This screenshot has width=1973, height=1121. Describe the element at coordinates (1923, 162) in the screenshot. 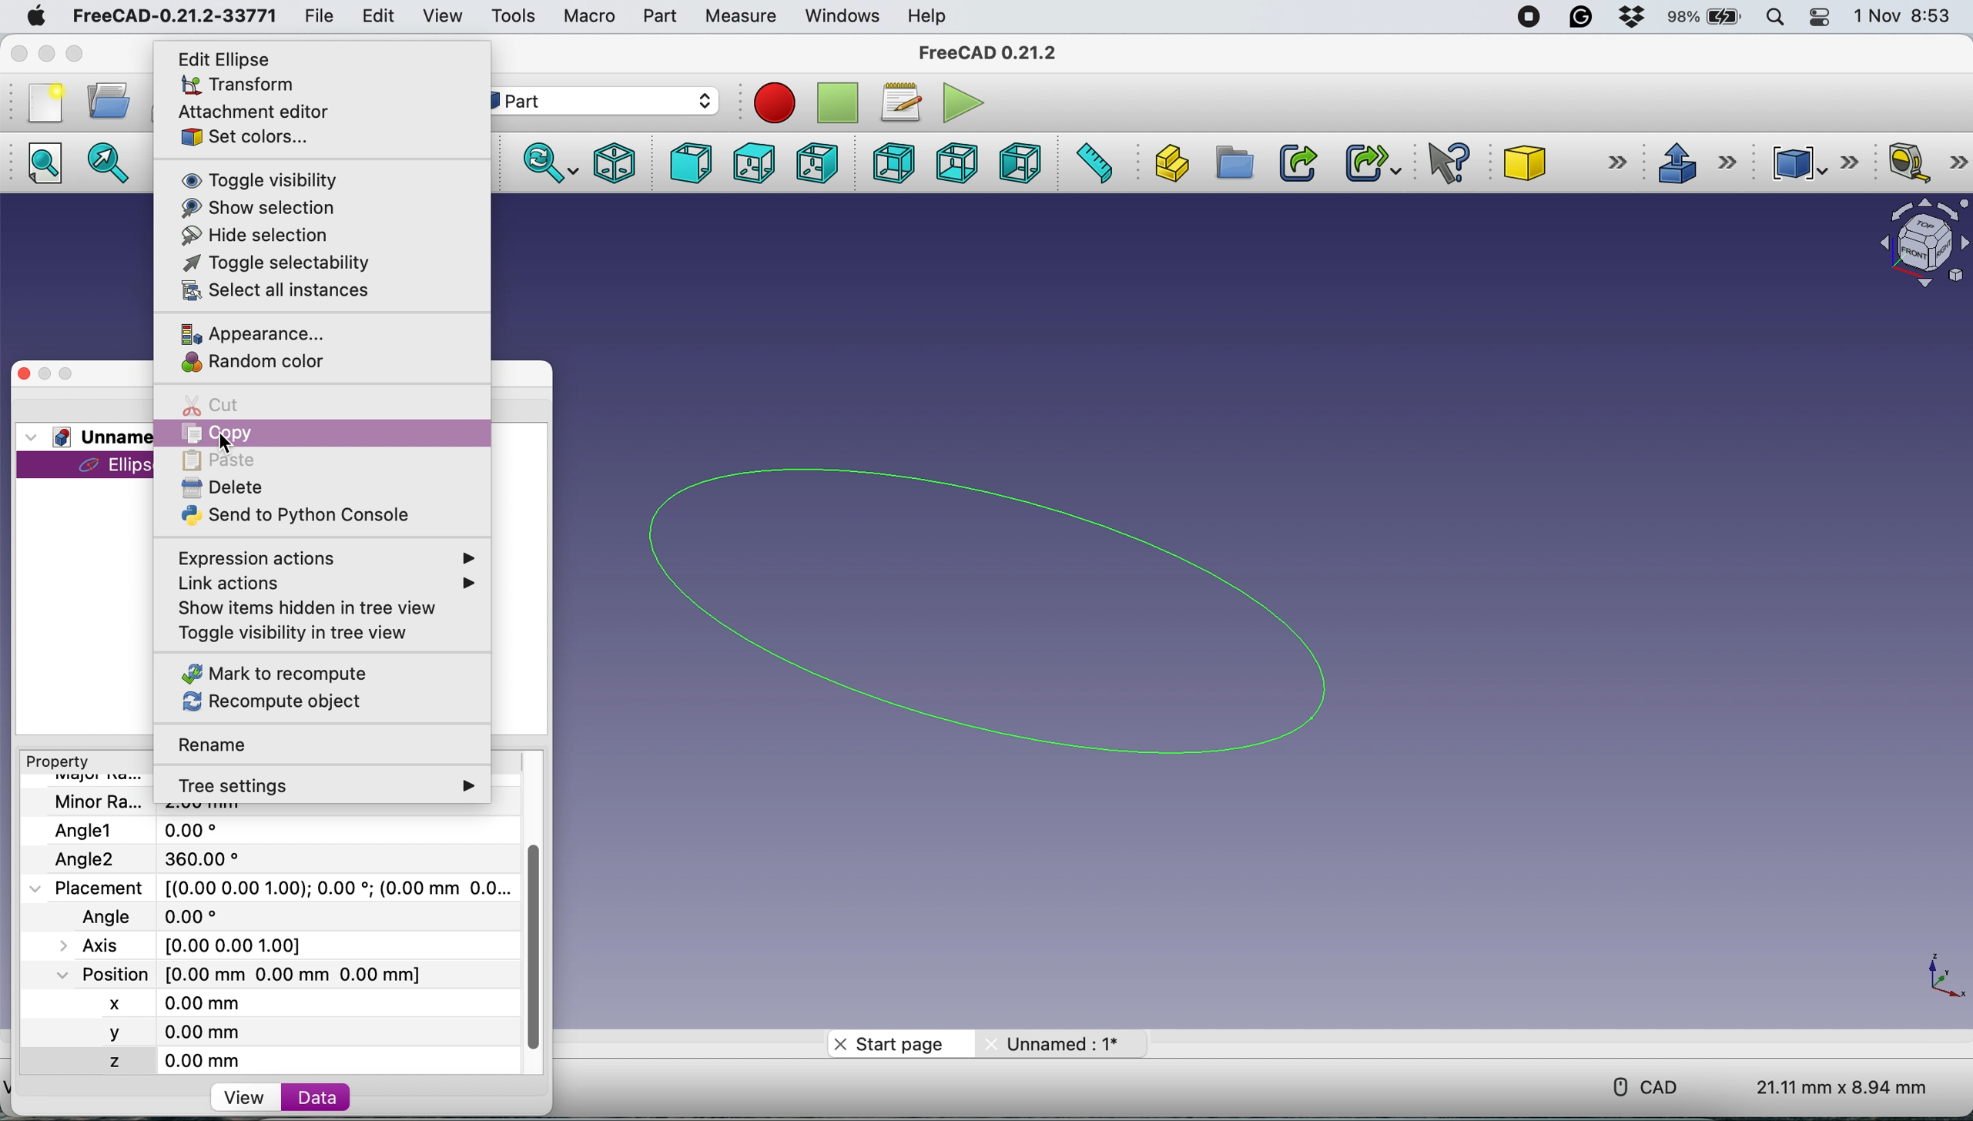

I see `measure linear` at that location.